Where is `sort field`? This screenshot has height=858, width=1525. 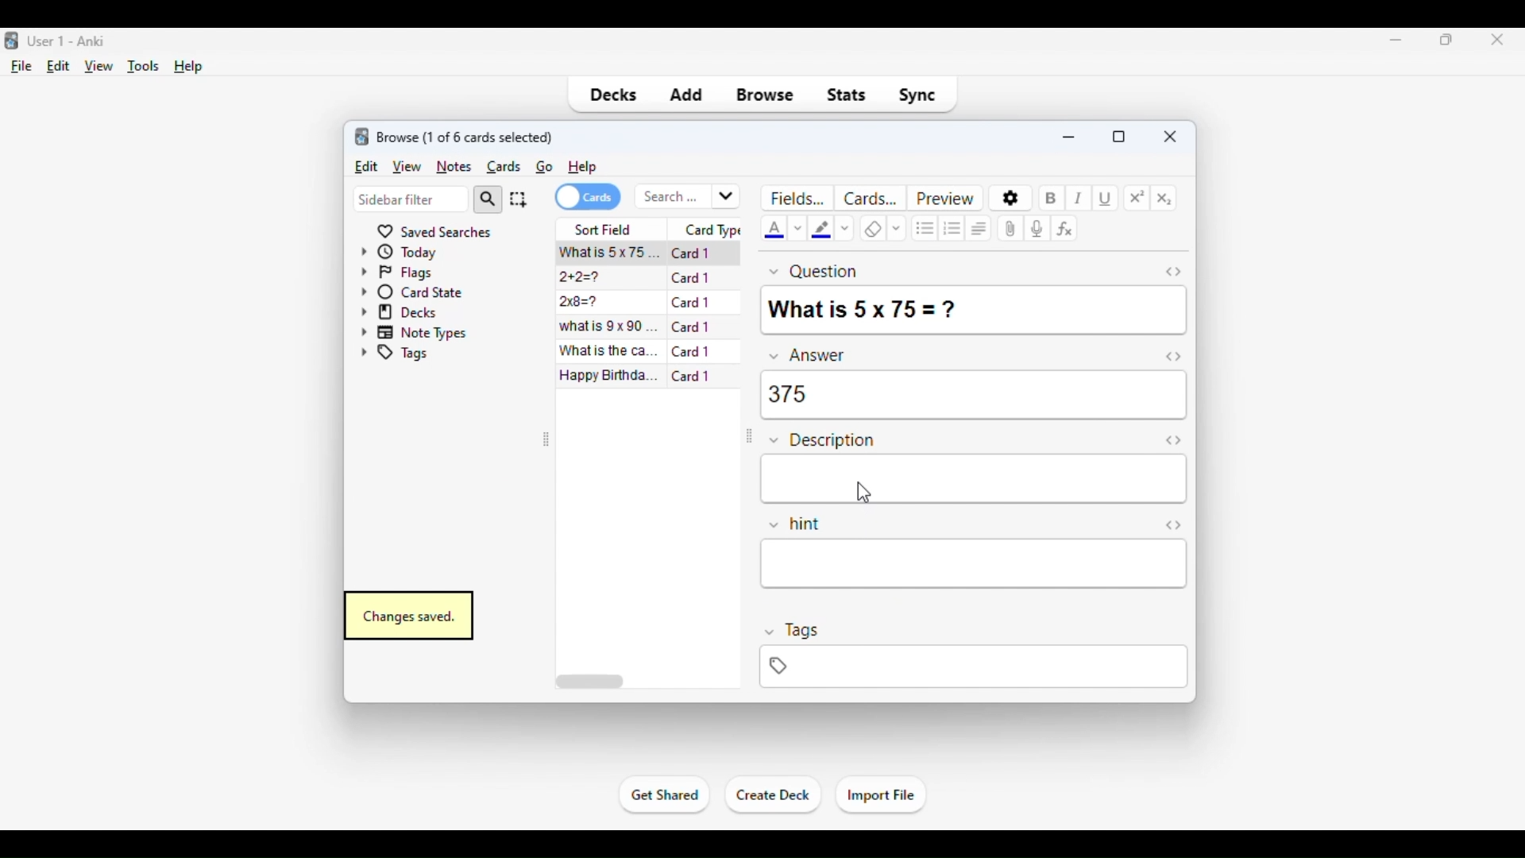
sort field is located at coordinates (604, 228).